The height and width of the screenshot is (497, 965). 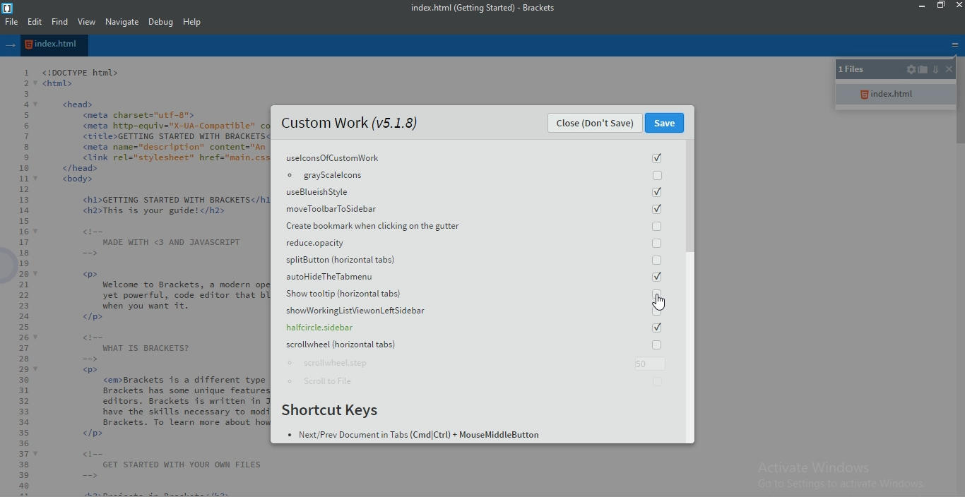 What do you see at coordinates (476, 311) in the screenshot?
I see `showWorkingListViewonLeft Sidebar` at bounding box center [476, 311].